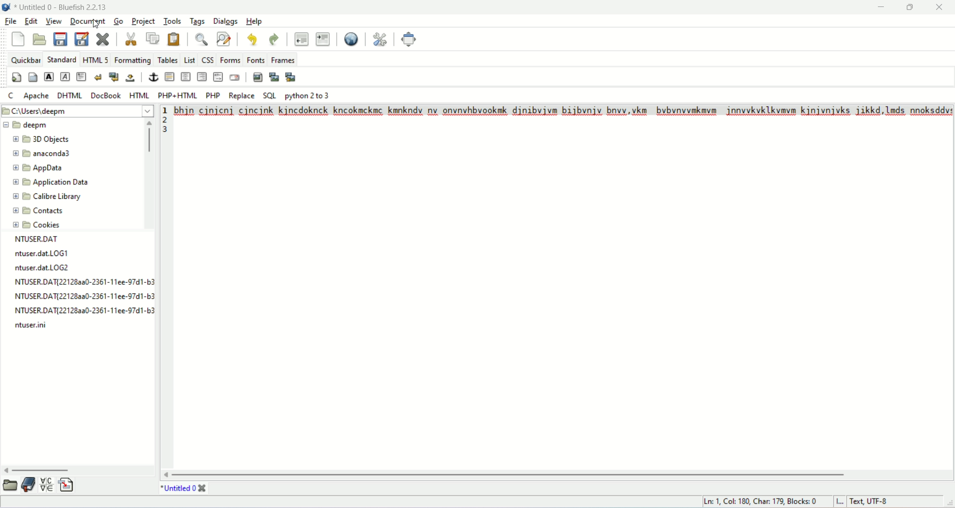  What do you see at coordinates (252, 40) in the screenshot?
I see `undo` at bounding box center [252, 40].